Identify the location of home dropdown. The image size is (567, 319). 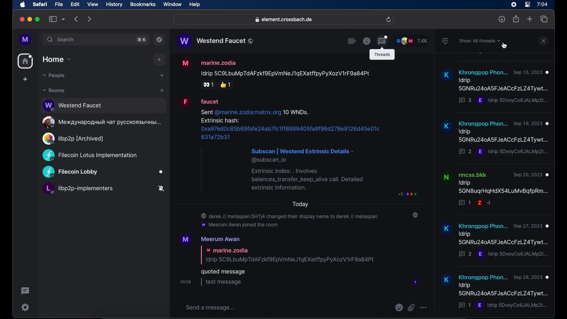
(57, 59).